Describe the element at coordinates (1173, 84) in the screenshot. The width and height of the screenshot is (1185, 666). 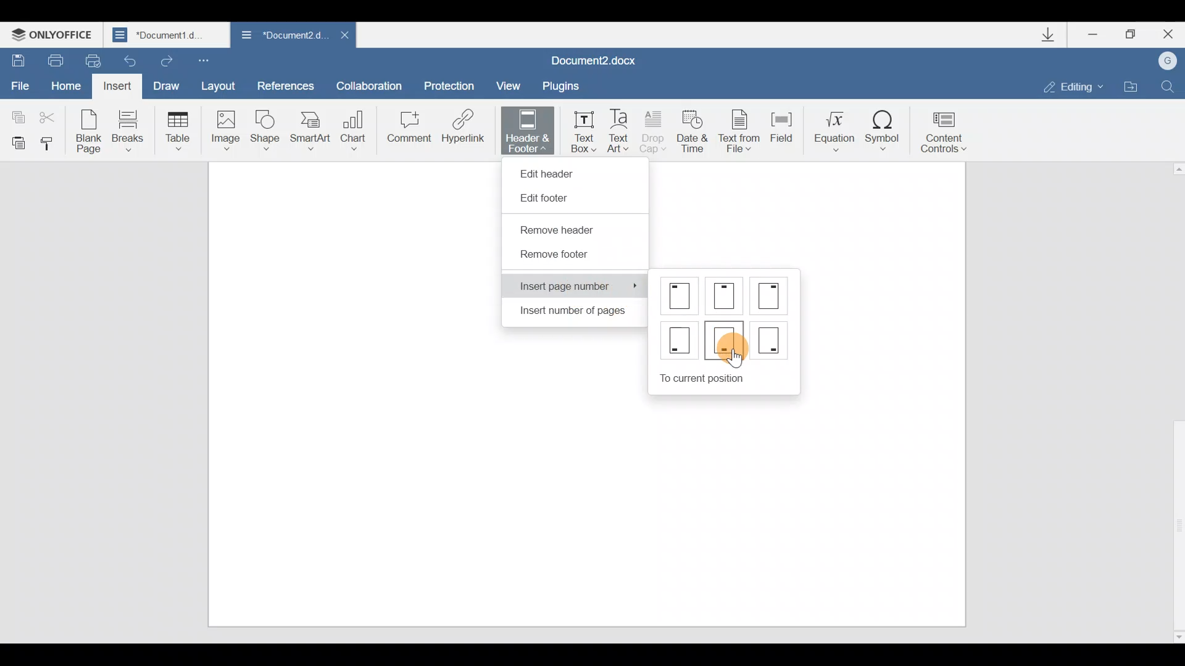
I see `Find` at that location.